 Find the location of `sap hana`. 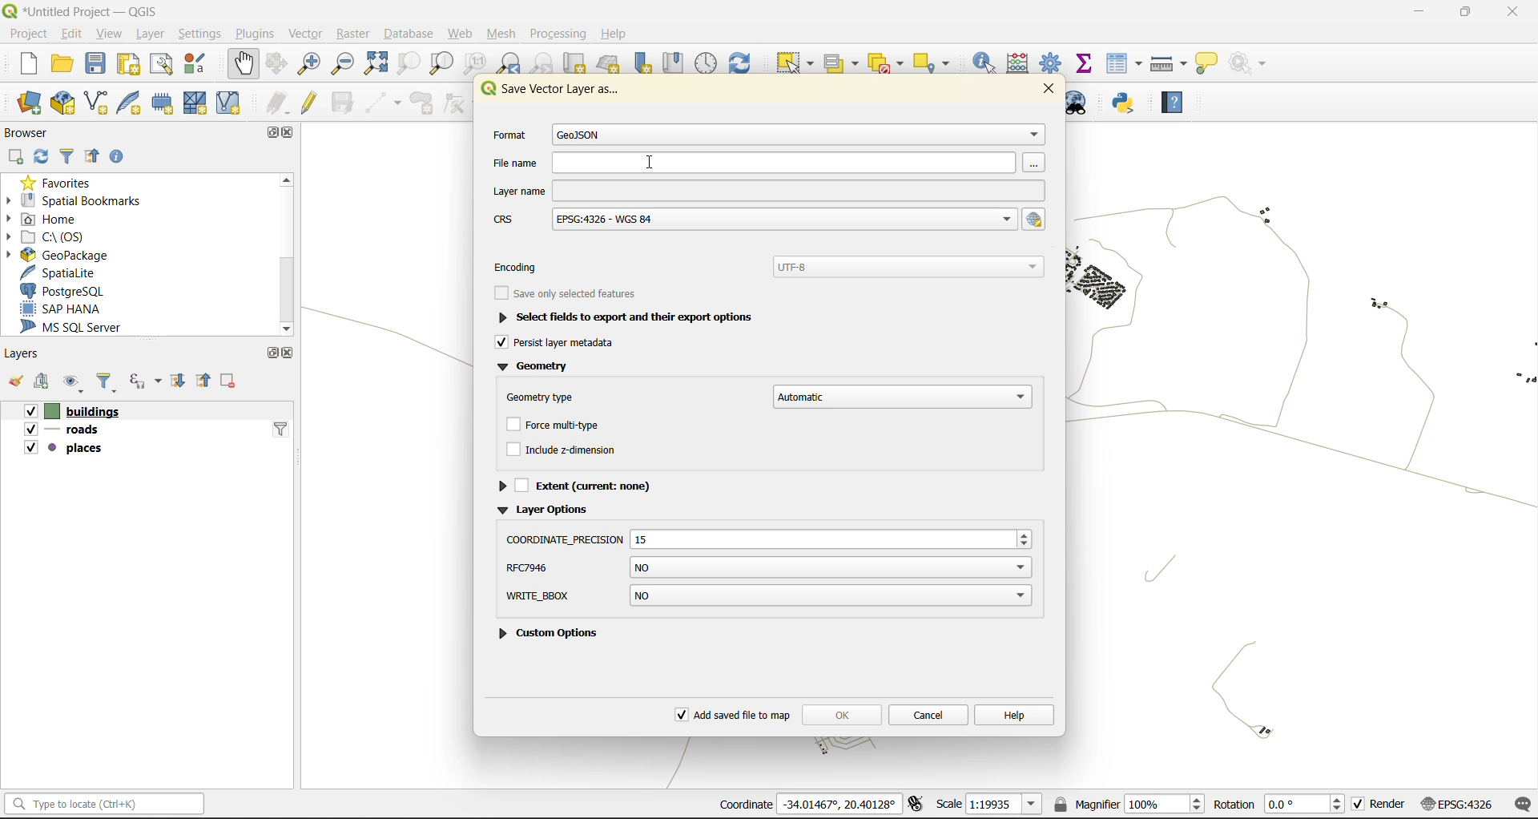

sap hana is located at coordinates (80, 309).